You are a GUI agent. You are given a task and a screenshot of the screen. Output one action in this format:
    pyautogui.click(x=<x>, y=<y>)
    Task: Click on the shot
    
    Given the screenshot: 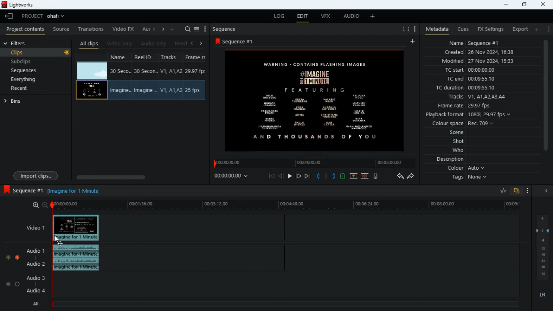 What is the action you would take?
    pyautogui.click(x=458, y=142)
    